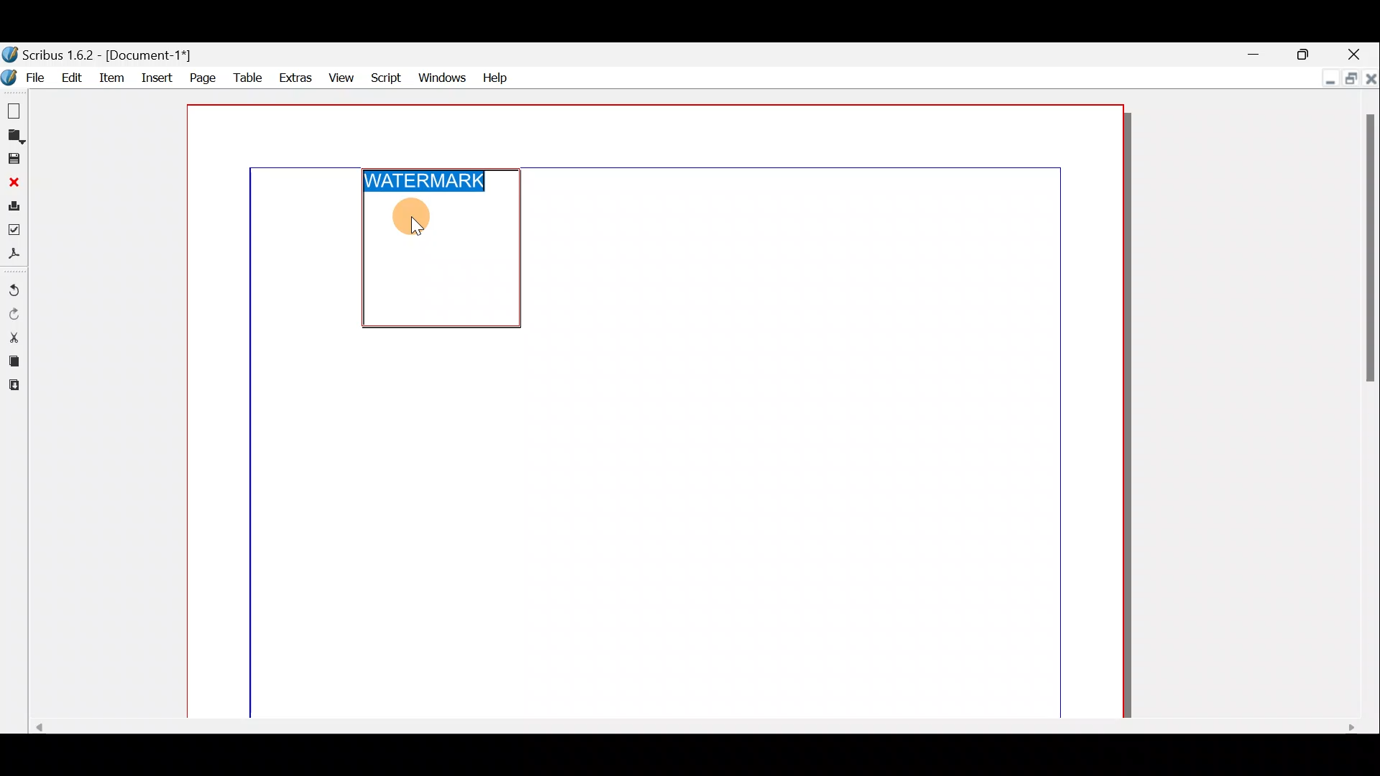  What do you see at coordinates (13, 337) in the screenshot?
I see `Cut` at bounding box center [13, 337].